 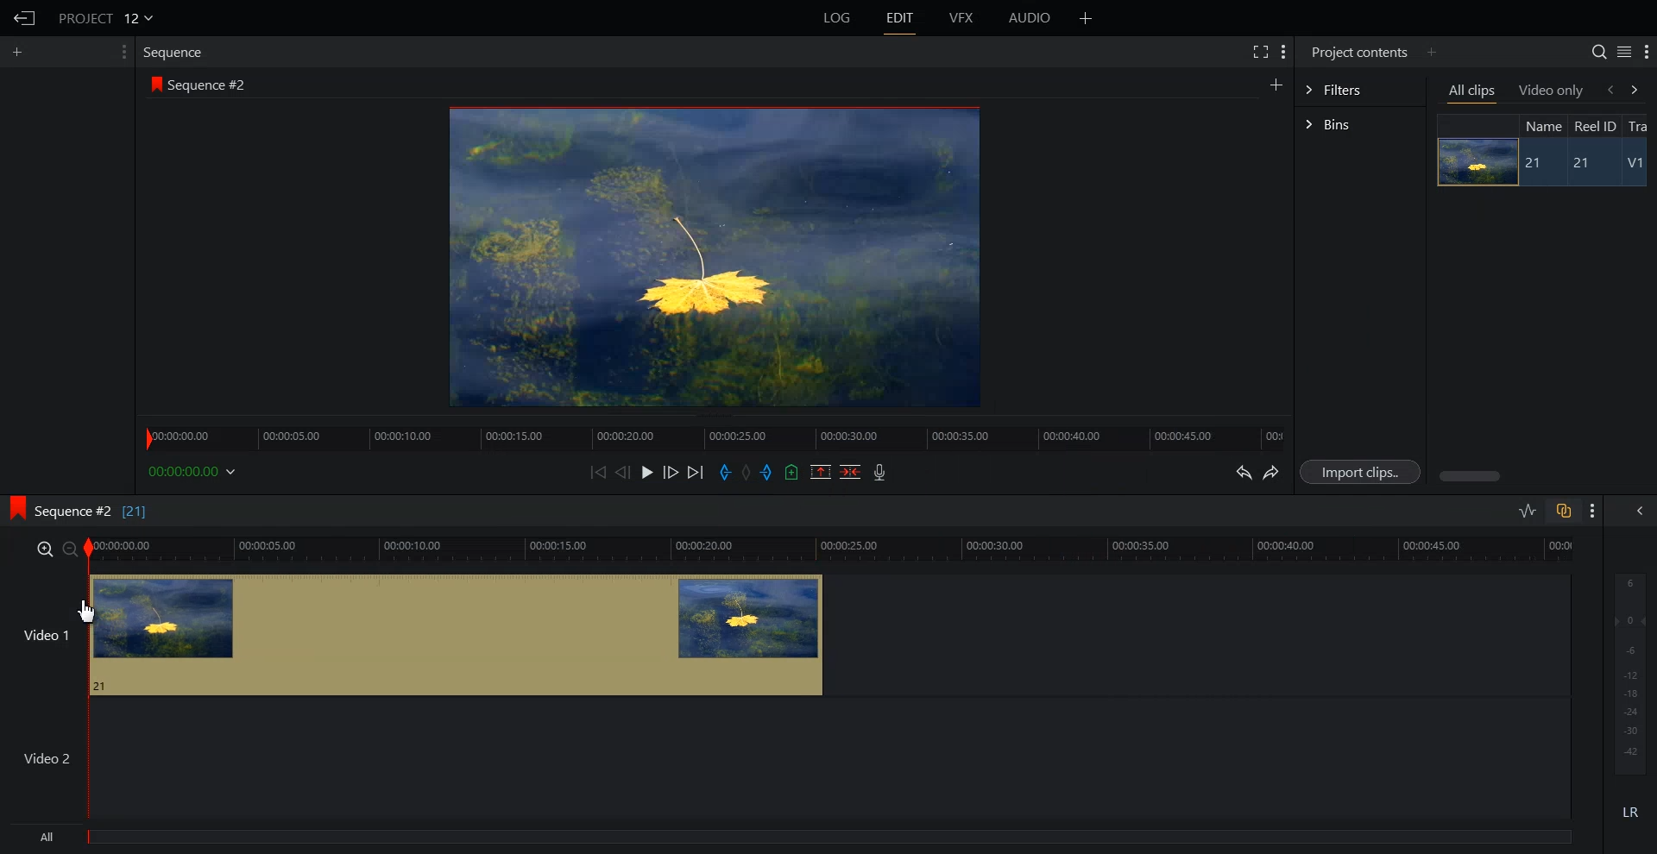 I want to click on Play, so click(x=649, y=472).